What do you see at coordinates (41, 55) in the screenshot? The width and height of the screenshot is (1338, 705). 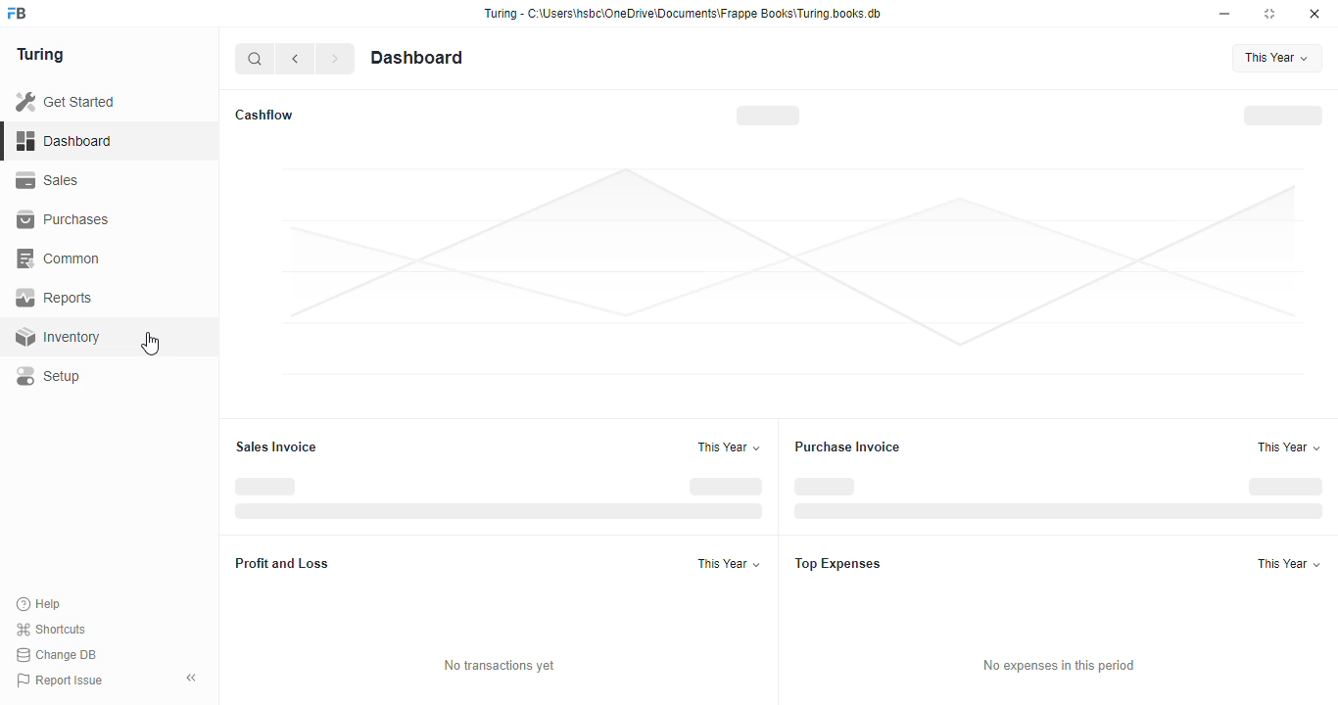 I see `turing` at bounding box center [41, 55].